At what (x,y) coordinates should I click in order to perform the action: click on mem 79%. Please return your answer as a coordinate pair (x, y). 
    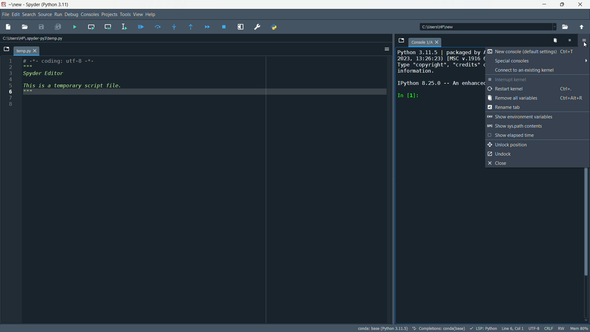
    Looking at the image, I should click on (578, 328).